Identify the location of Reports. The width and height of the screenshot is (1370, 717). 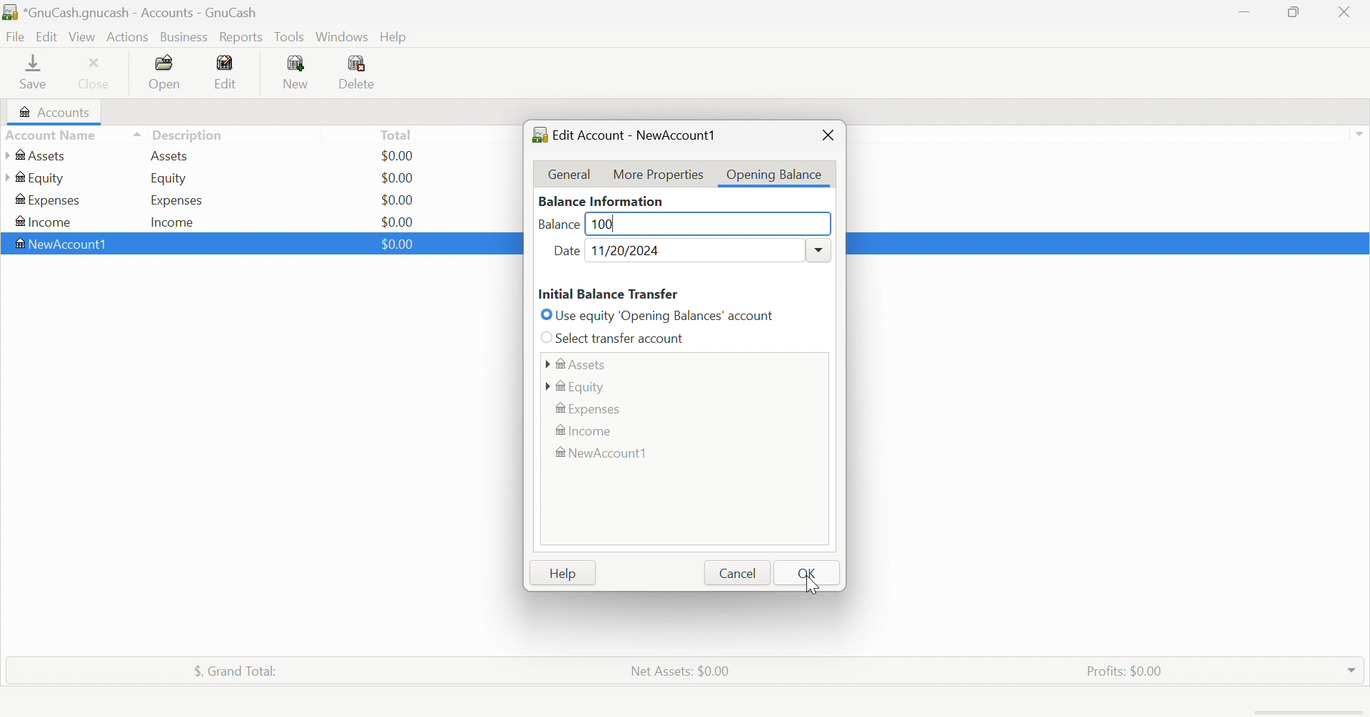
(242, 37).